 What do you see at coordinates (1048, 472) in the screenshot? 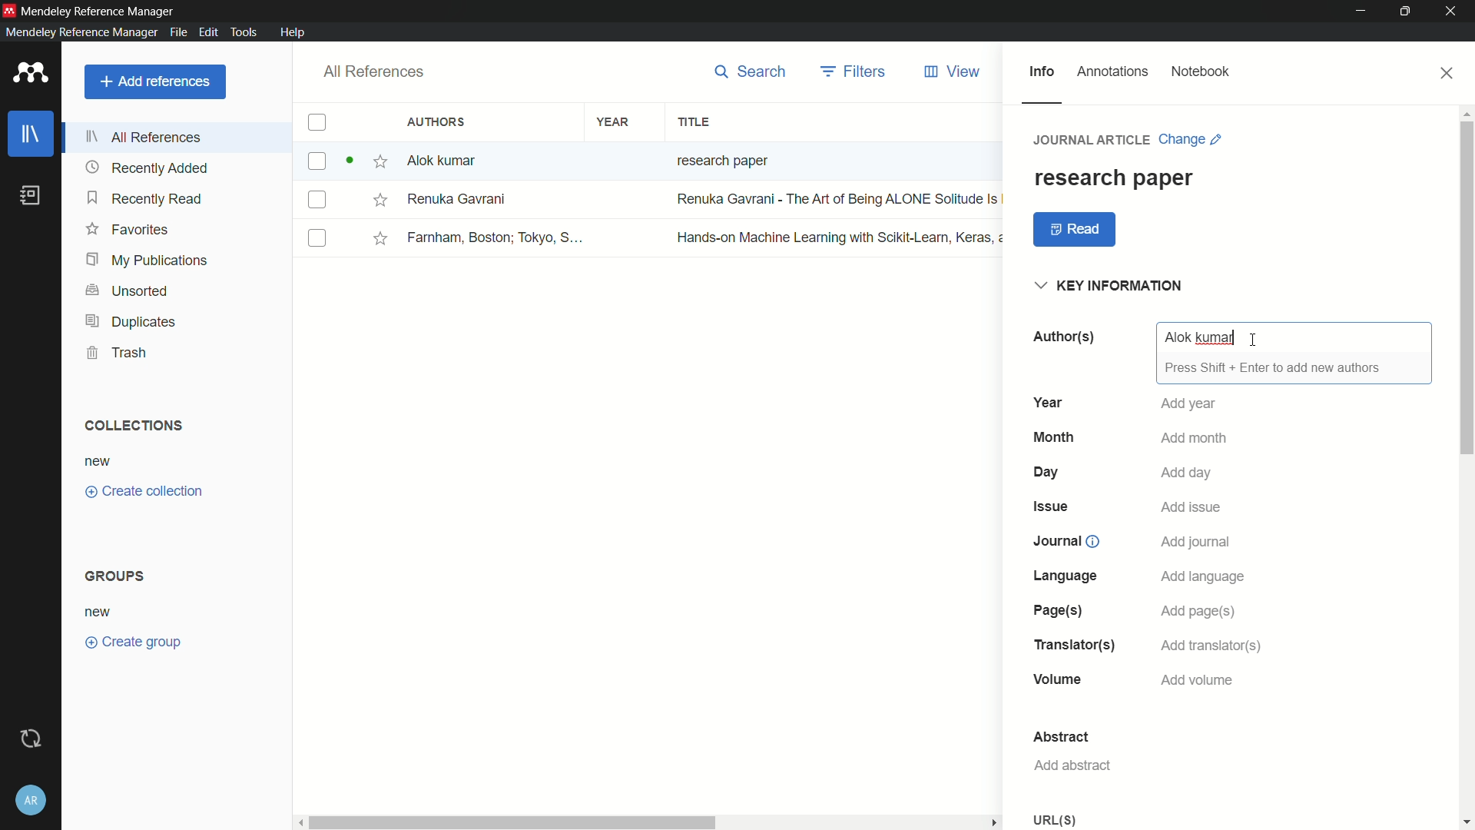
I see `day` at bounding box center [1048, 472].